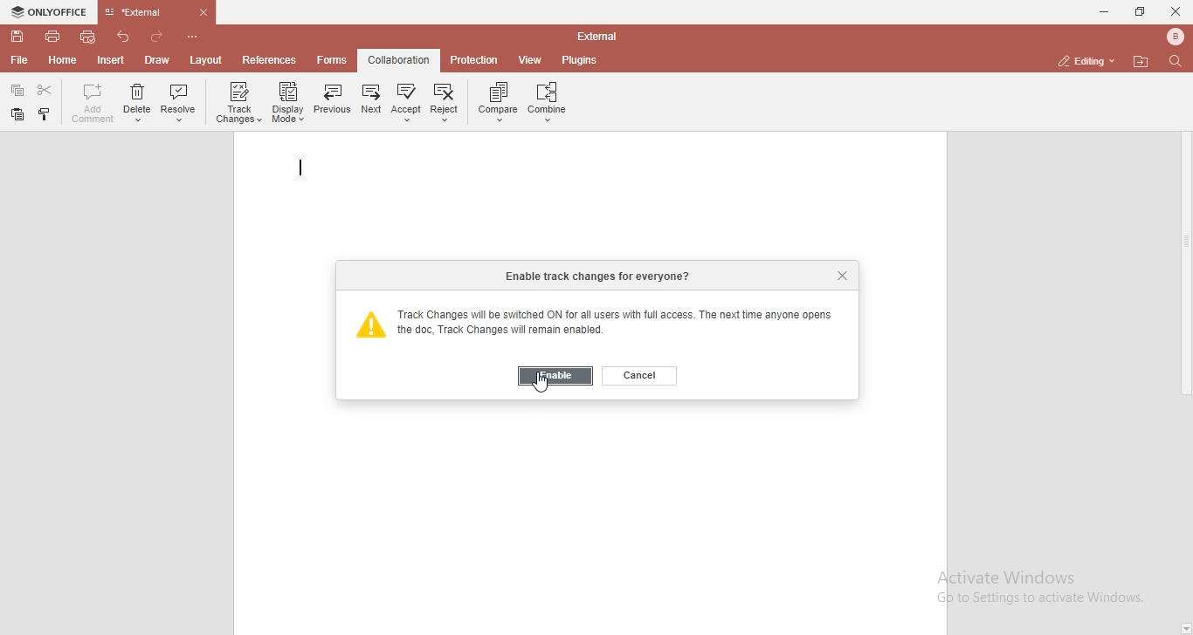  Describe the element at coordinates (240, 104) in the screenshot. I see `track chnages` at that location.